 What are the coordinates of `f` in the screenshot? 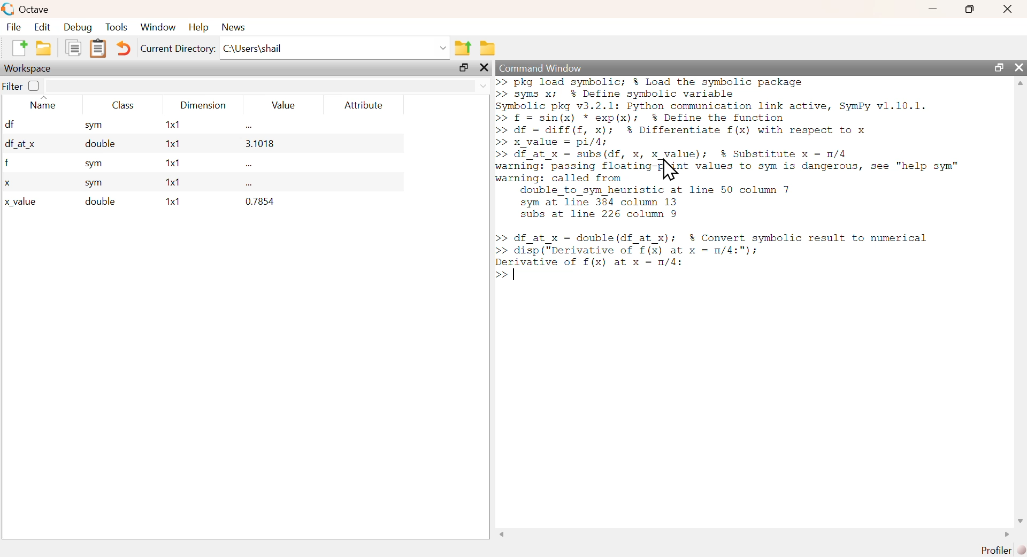 It's located at (7, 164).